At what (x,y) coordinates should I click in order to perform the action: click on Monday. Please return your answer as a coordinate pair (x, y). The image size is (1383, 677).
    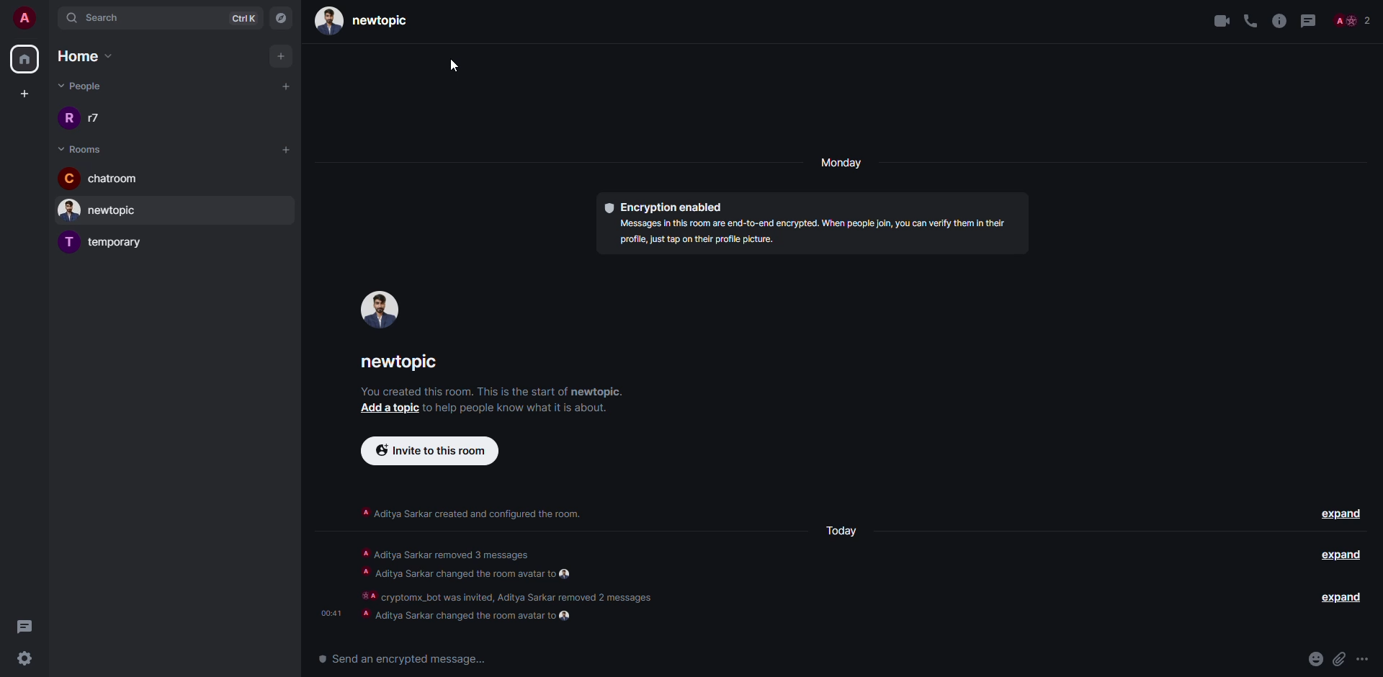
    Looking at the image, I should click on (845, 163).